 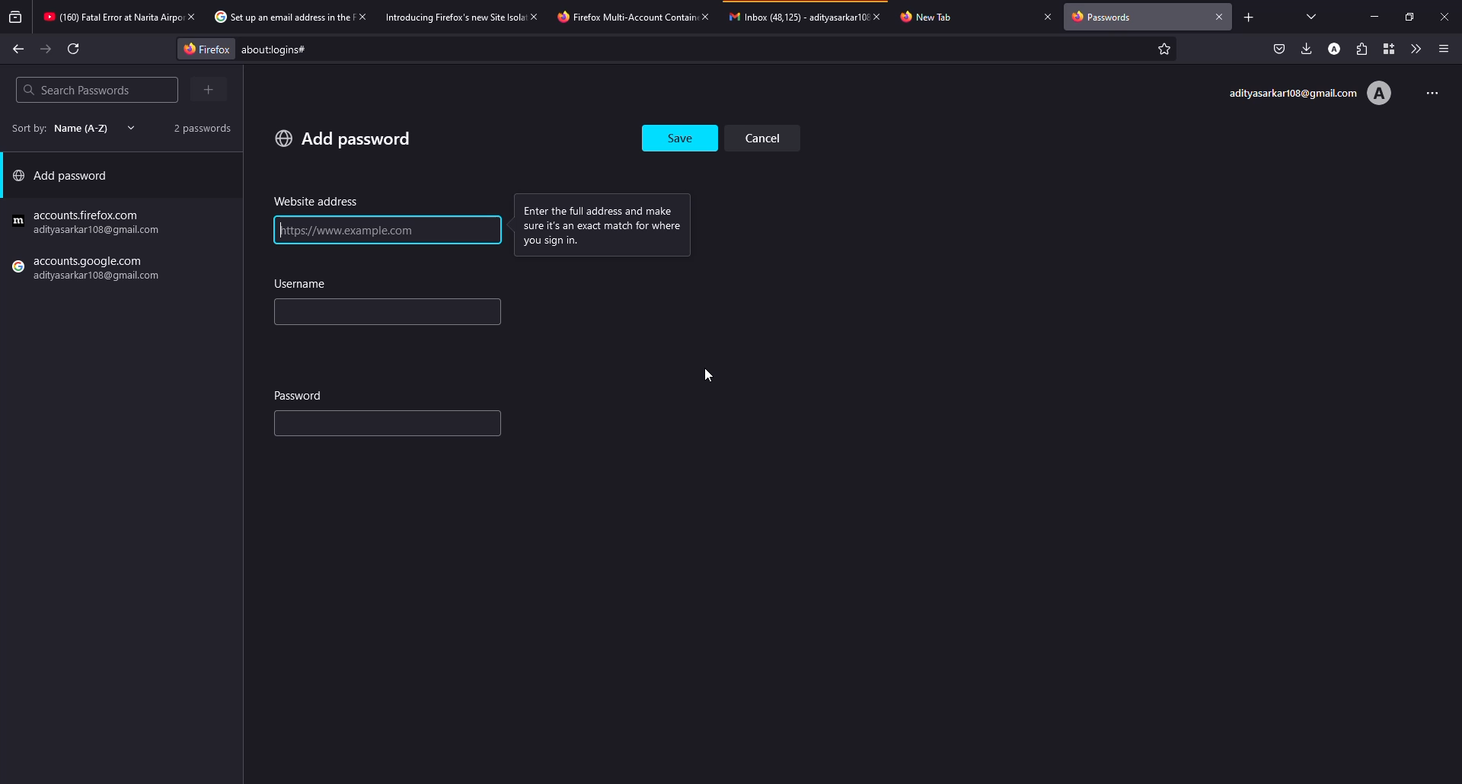 What do you see at coordinates (454, 16) in the screenshot?
I see `tab` at bounding box center [454, 16].